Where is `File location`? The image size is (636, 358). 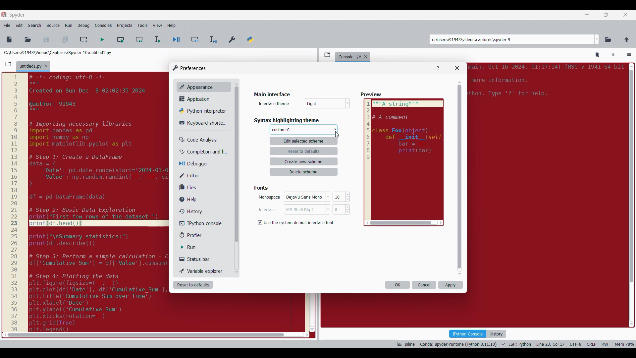 File location is located at coordinates (58, 52).